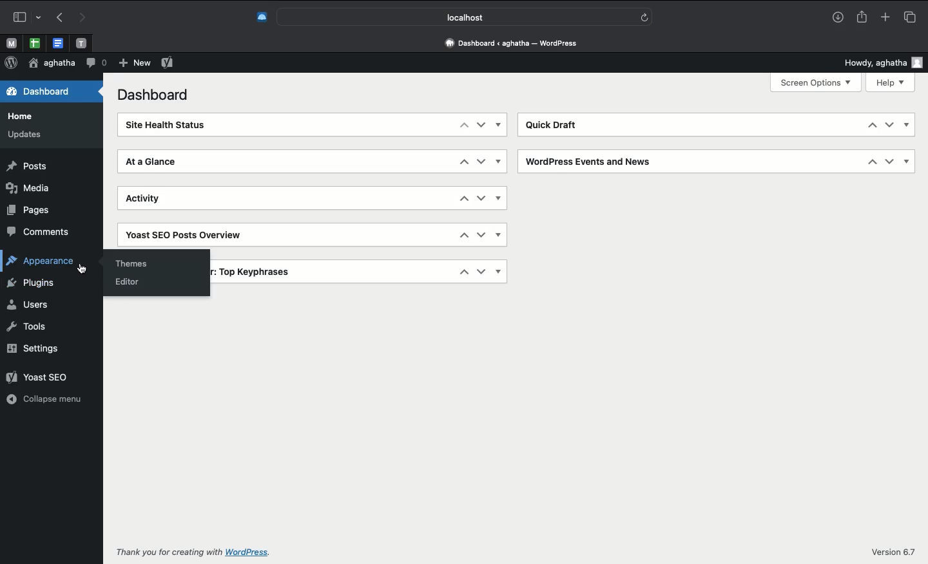  What do you see at coordinates (257, 270) in the screenshot?
I see `Top key phrases` at bounding box center [257, 270].